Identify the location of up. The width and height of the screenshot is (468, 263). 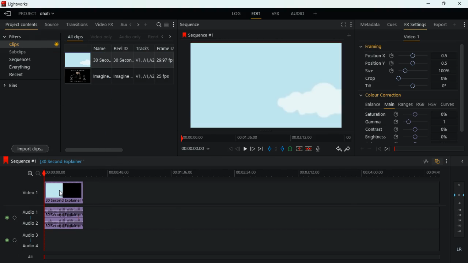
(300, 149).